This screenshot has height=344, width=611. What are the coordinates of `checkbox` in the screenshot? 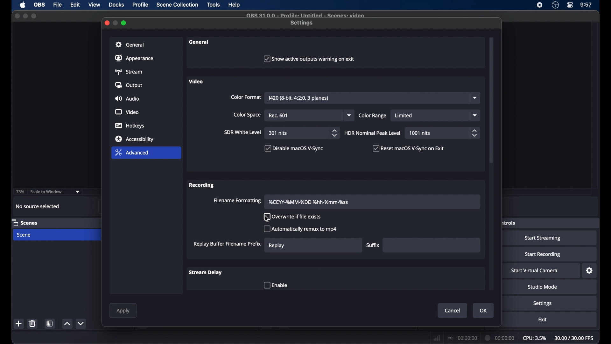 It's located at (294, 217).